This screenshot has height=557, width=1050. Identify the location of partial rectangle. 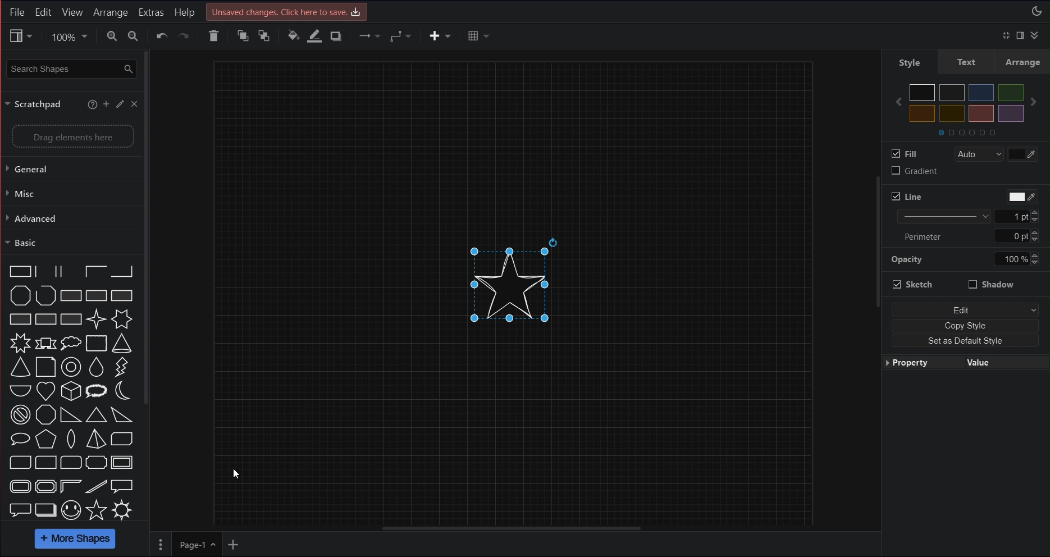
(46, 271).